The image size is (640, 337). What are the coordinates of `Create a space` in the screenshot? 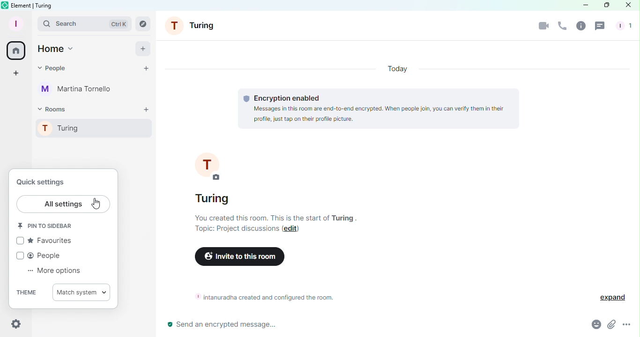 It's located at (17, 73).